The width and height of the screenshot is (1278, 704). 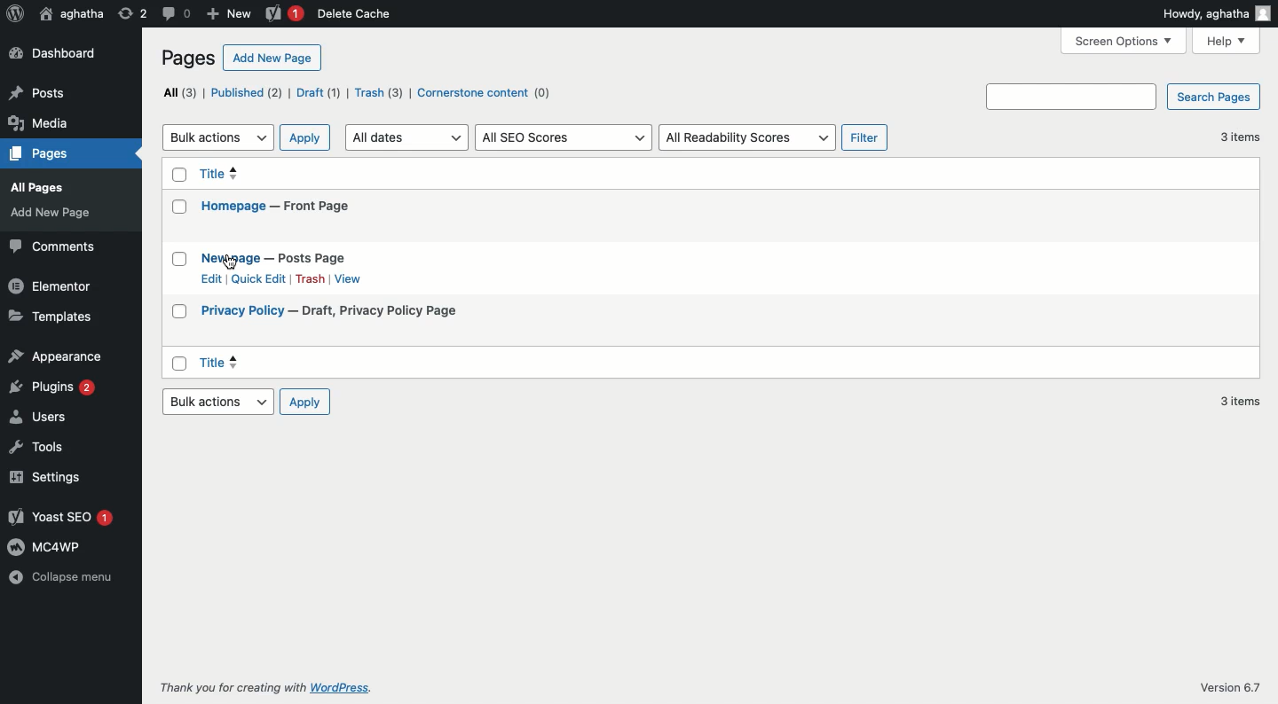 I want to click on Filter, so click(x=864, y=137).